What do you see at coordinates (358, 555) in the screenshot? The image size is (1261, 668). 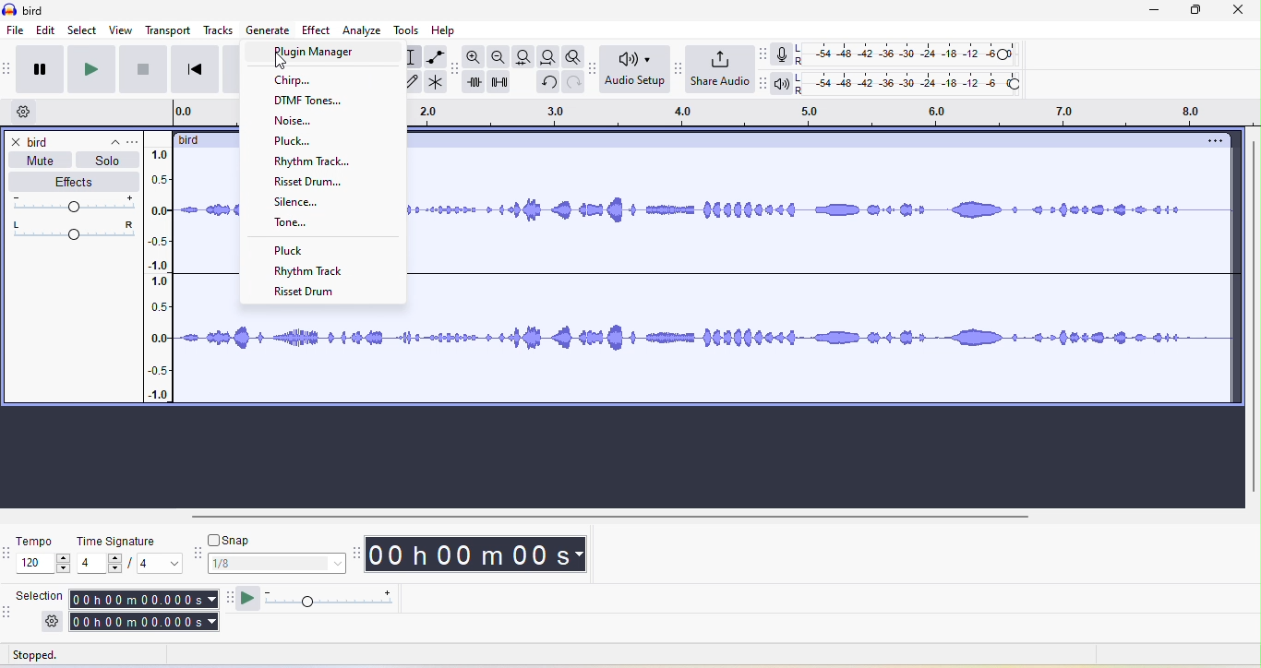 I see `audacity time toolbar` at bounding box center [358, 555].